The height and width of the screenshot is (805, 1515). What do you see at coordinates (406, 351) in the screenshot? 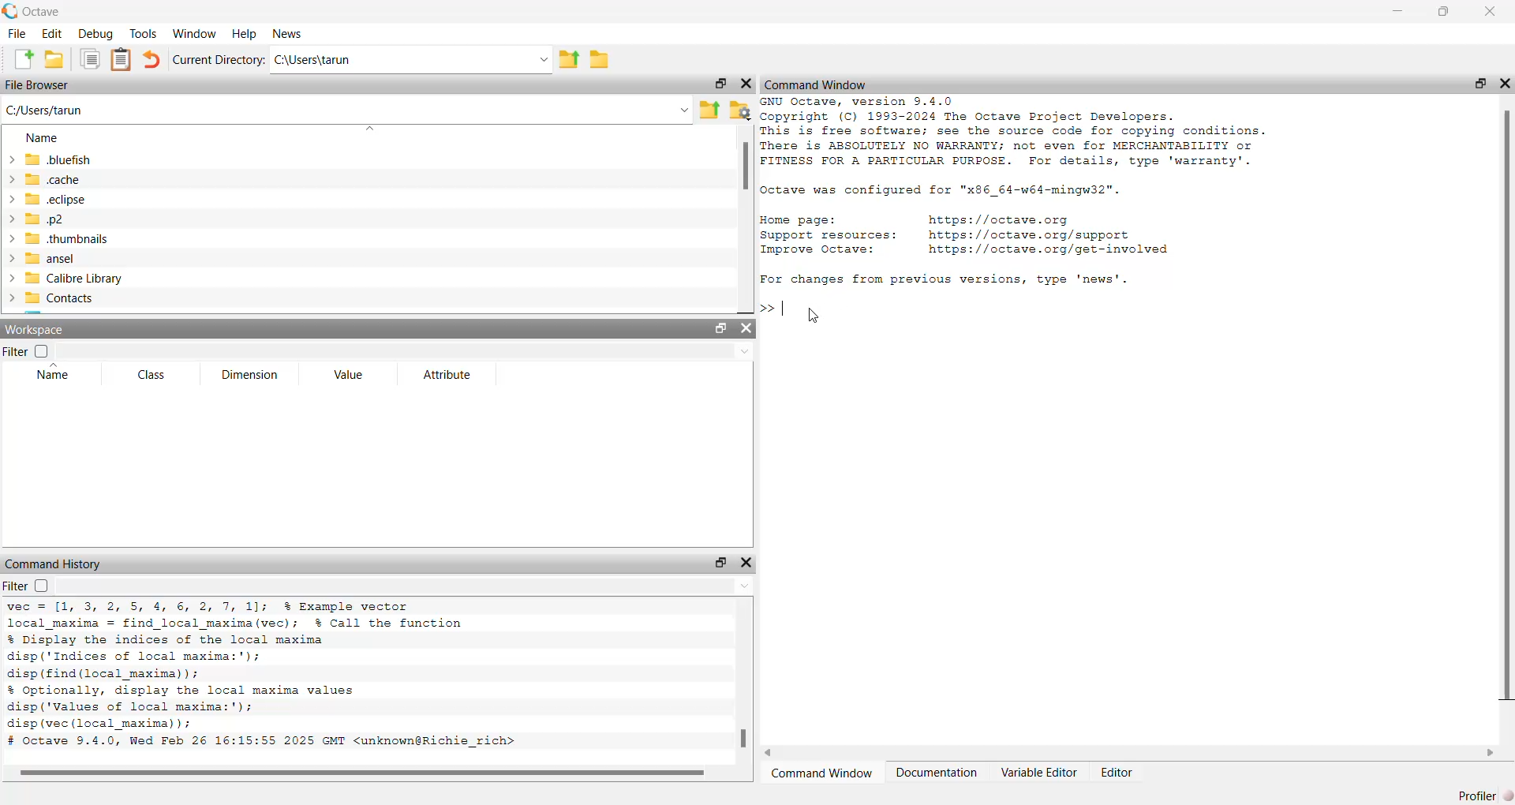
I see `Enter text to filter the workspace` at bounding box center [406, 351].